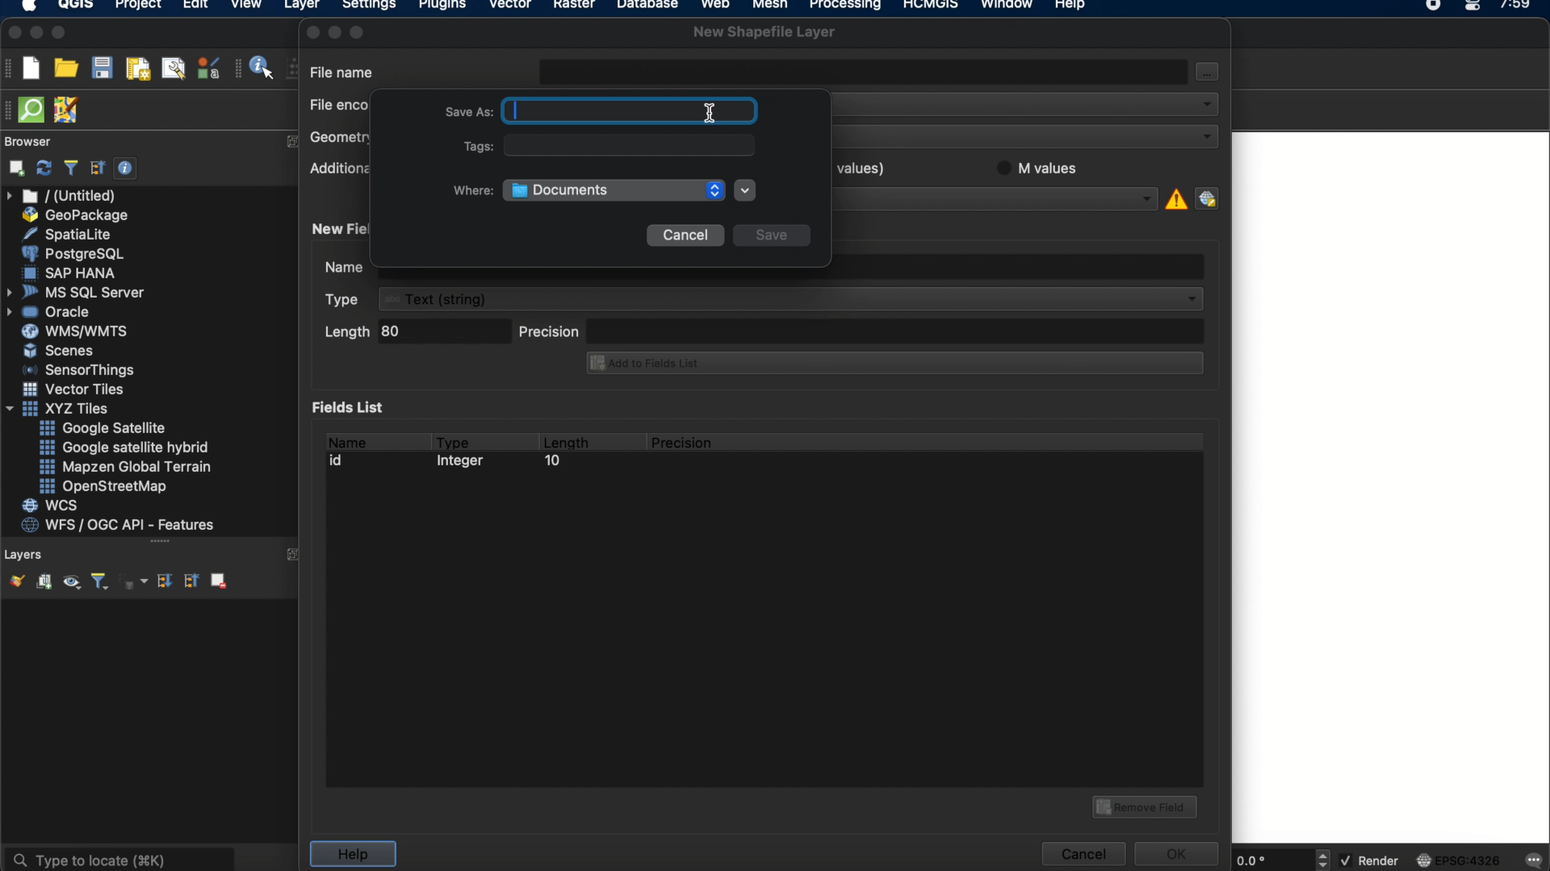 The height and width of the screenshot is (871, 1550). What do you see at coordinates (312, 32) in the screenshot?
I see `close` at bounding box center [312, 32].